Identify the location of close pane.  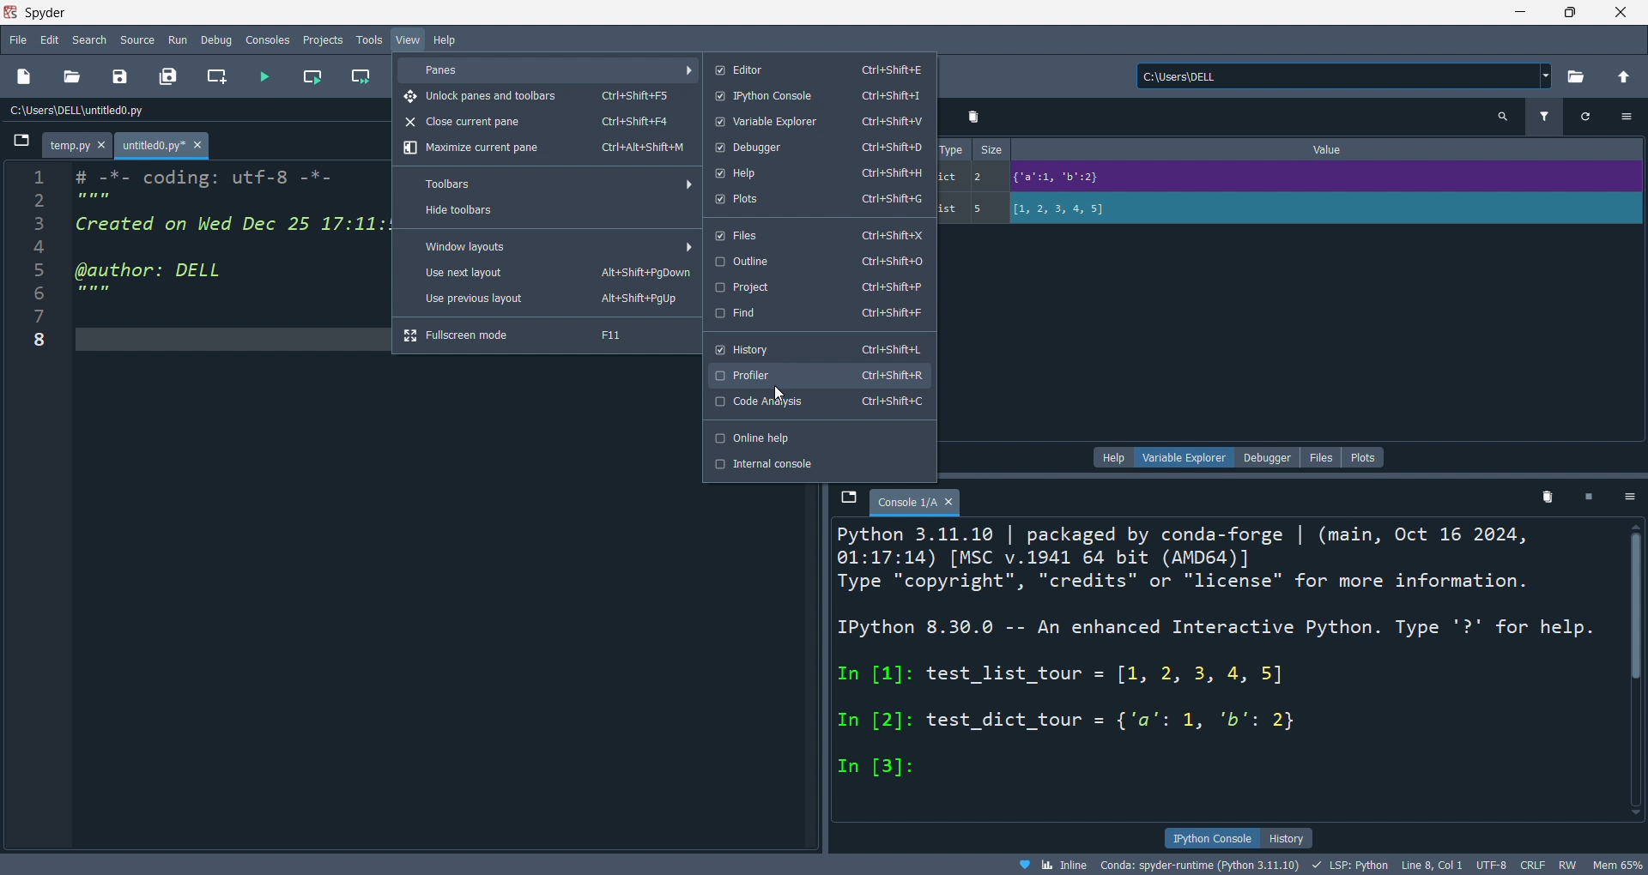
(543, 121).